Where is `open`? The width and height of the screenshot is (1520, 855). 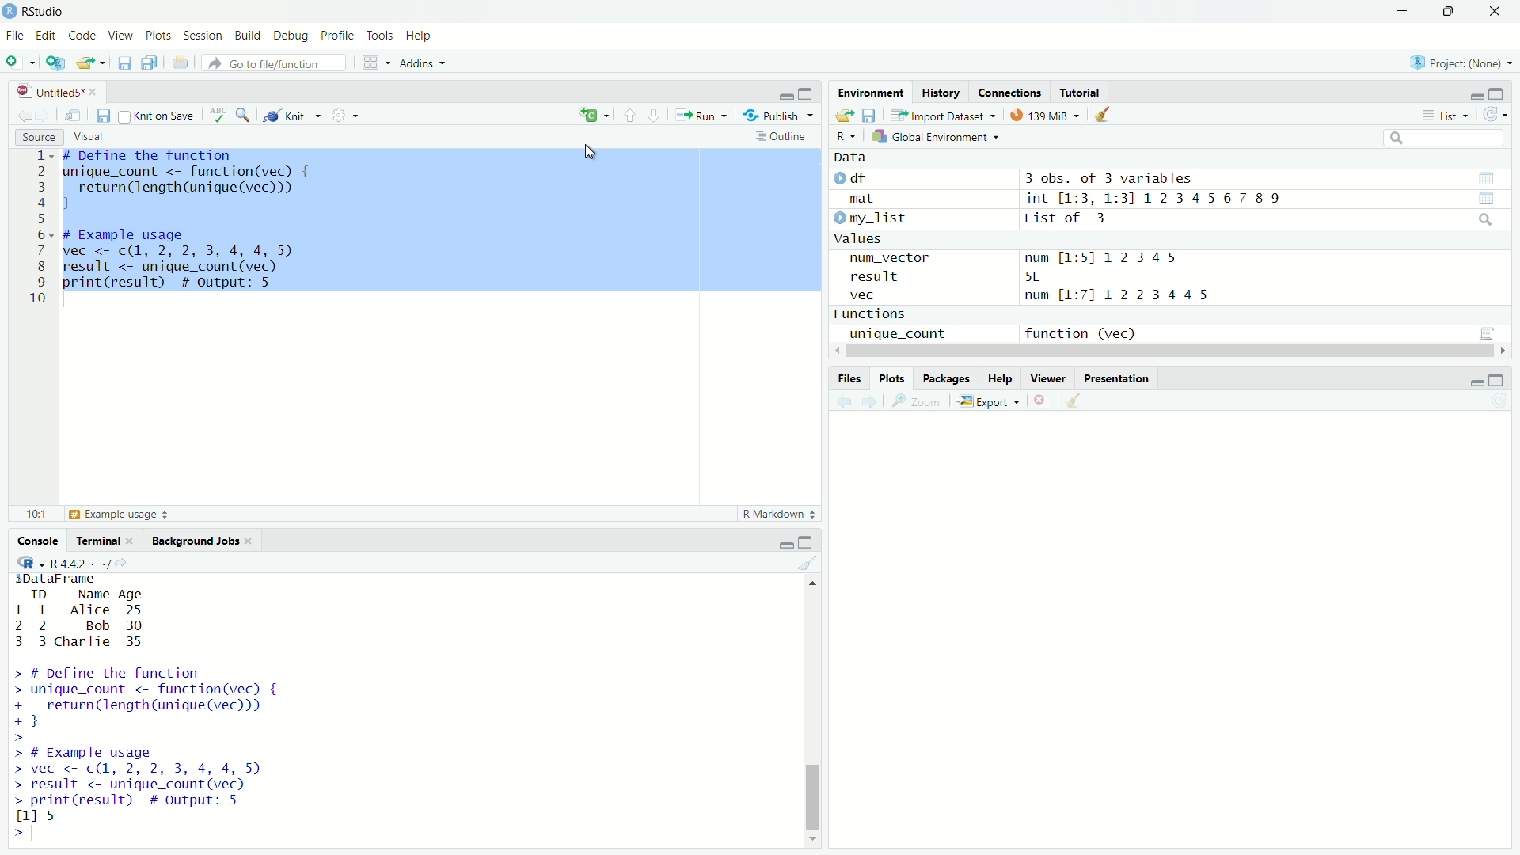 open is located at coordinates (842, 115).